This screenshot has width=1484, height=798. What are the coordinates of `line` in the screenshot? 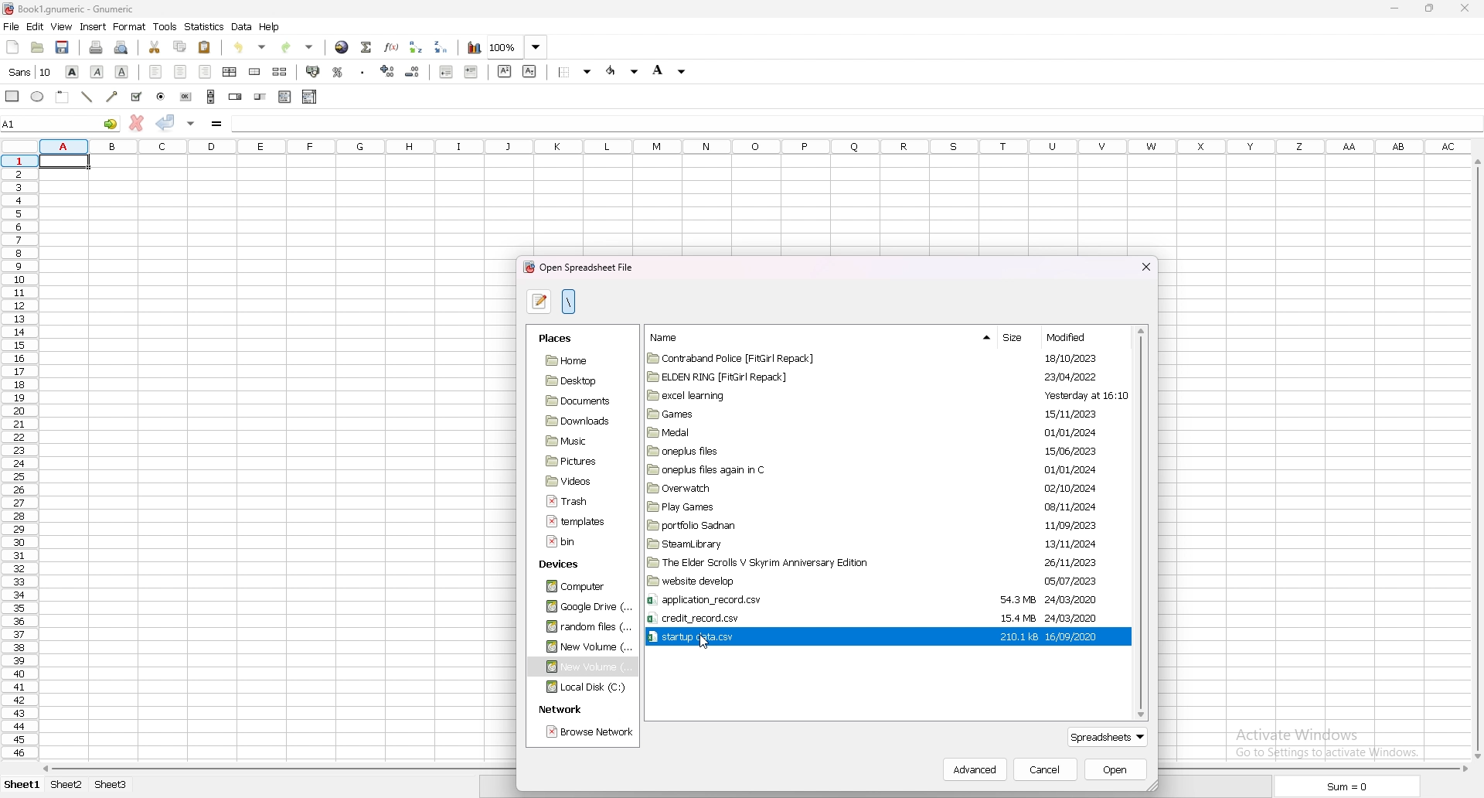 It's located at (87, 97).